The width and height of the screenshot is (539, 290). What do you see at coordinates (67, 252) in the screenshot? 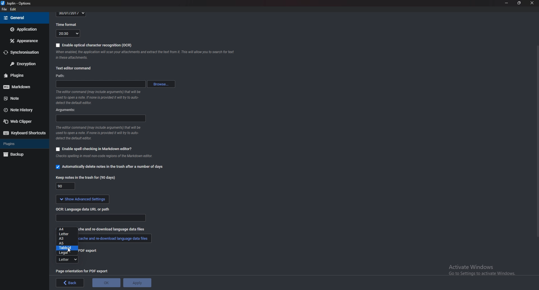
I see `Legal` at bounding box center [67, 252].